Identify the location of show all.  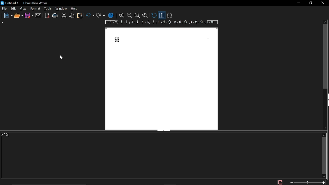
(145, 16).